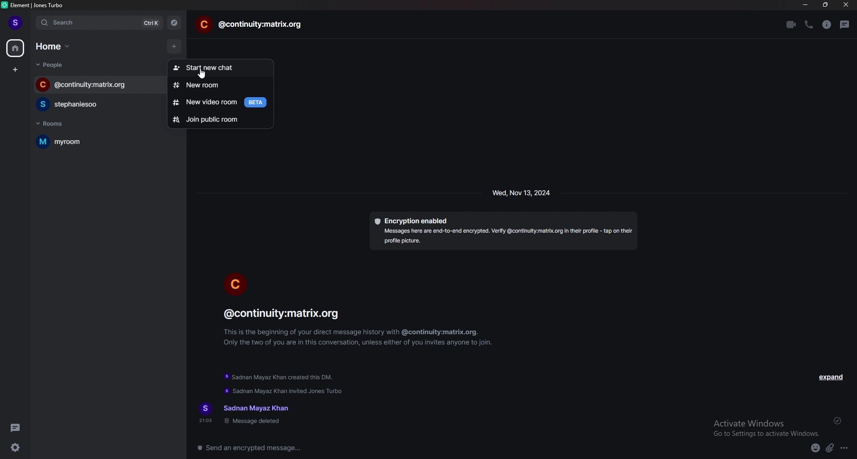  What do you see at coordinates (175, 23) in the screenshot?
I see `explore rooms` at bounding box center [175, 23].